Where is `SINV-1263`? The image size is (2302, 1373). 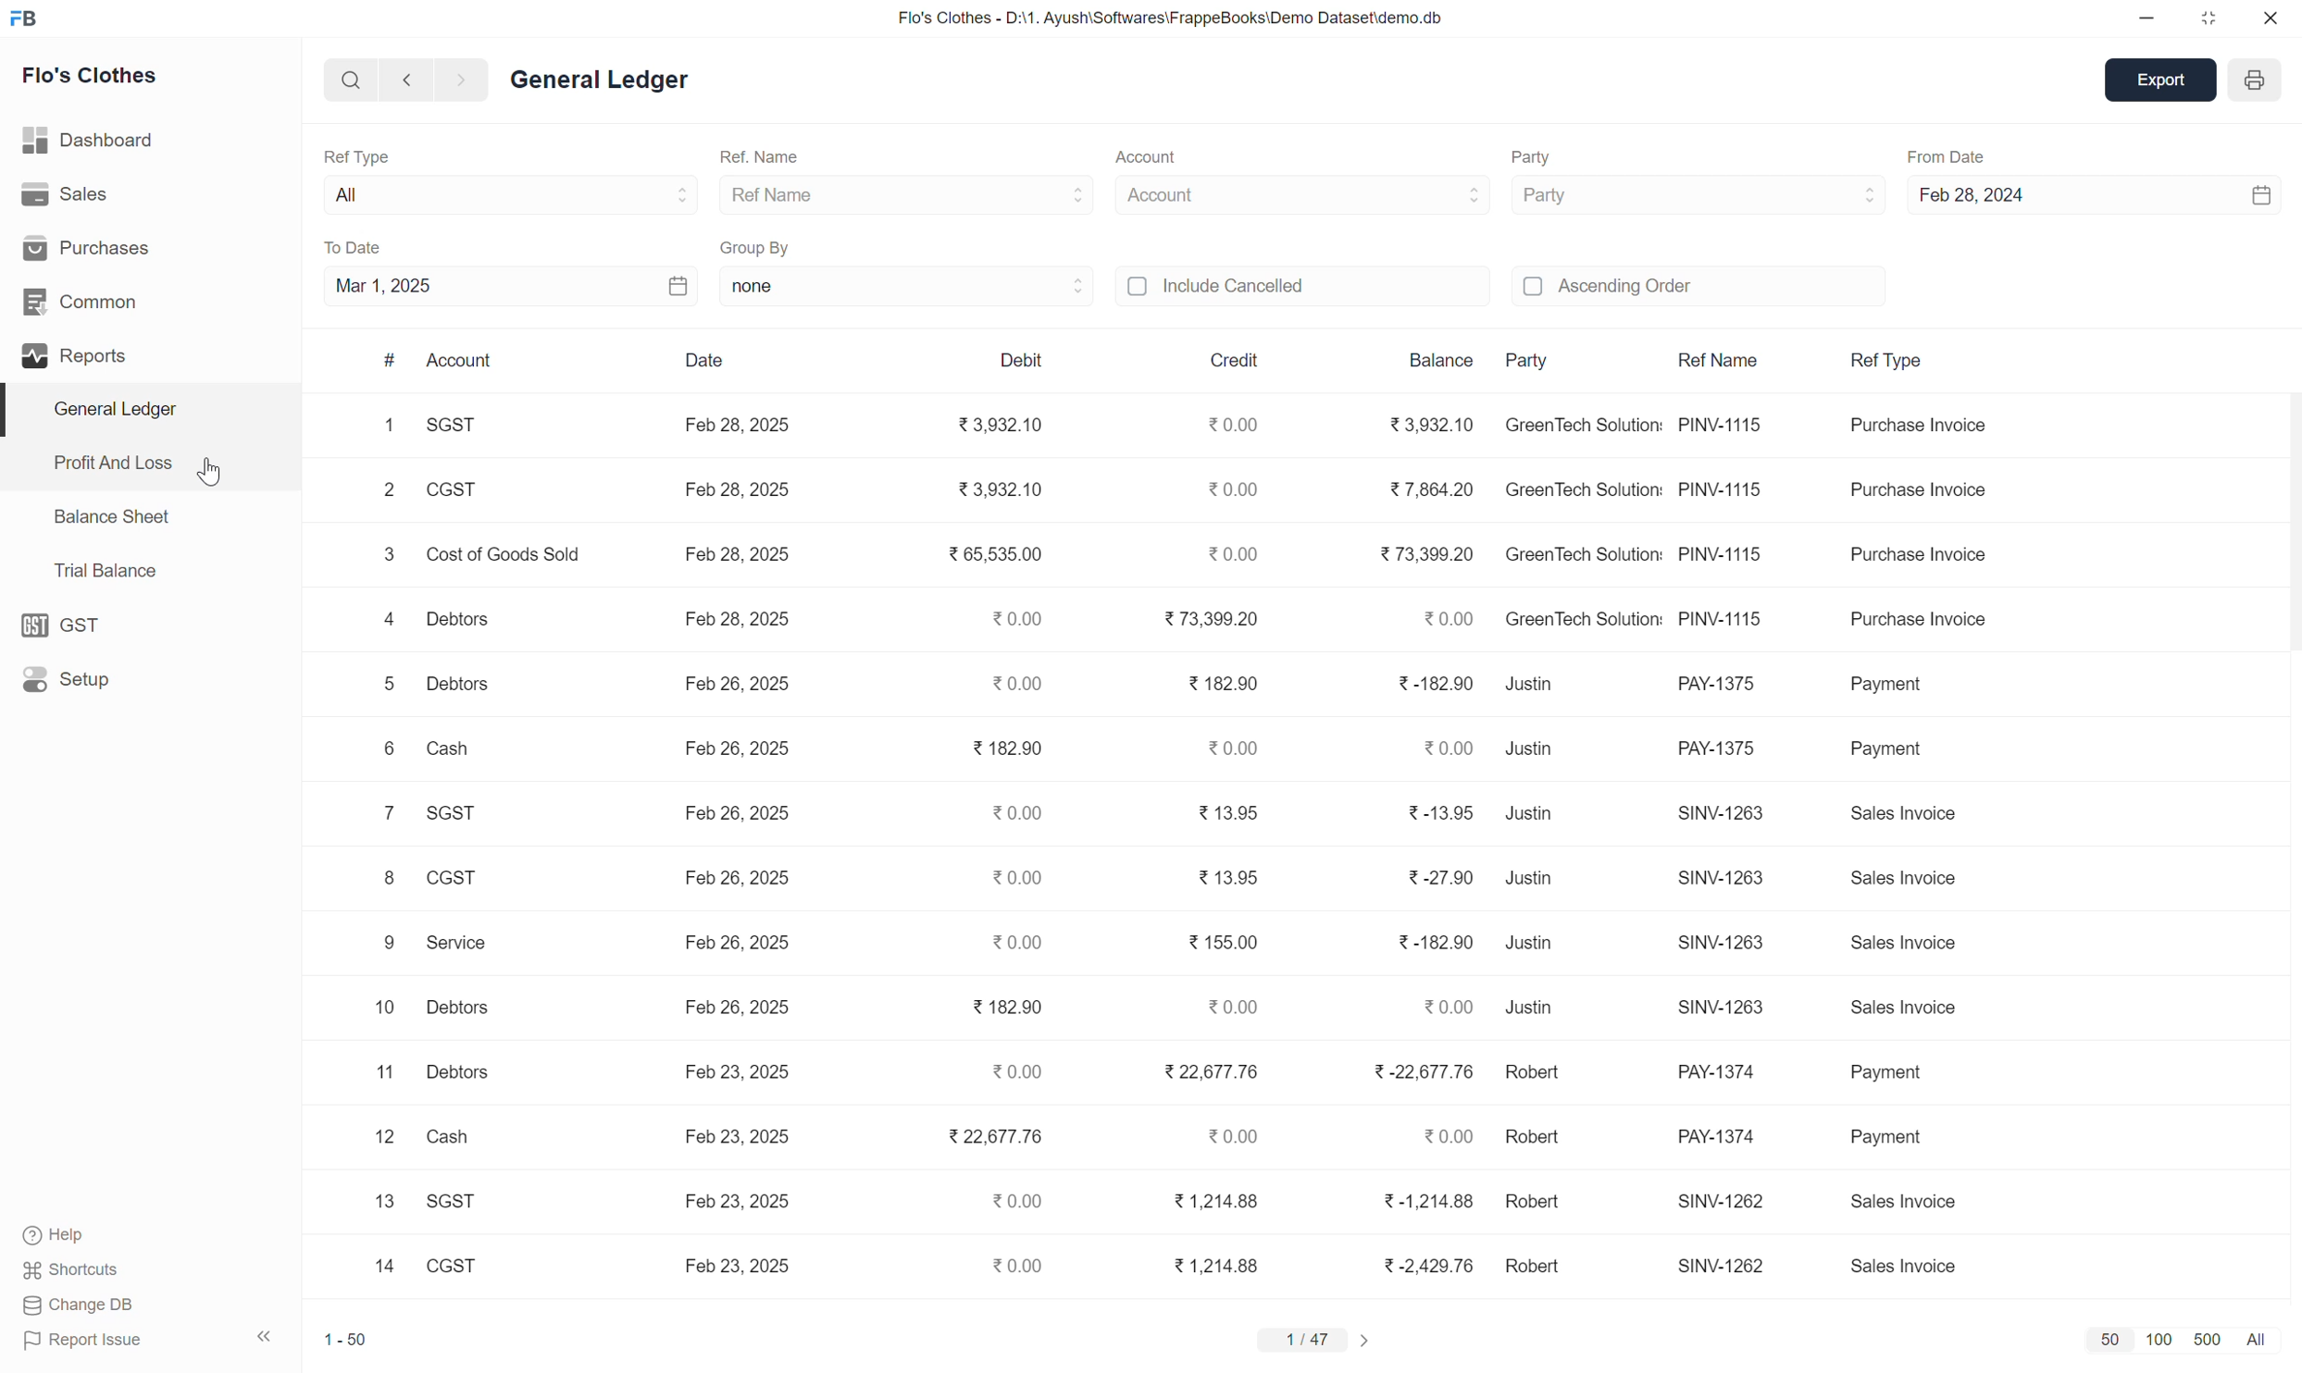
SINV-1263 is located at coordinates (1721, 939).